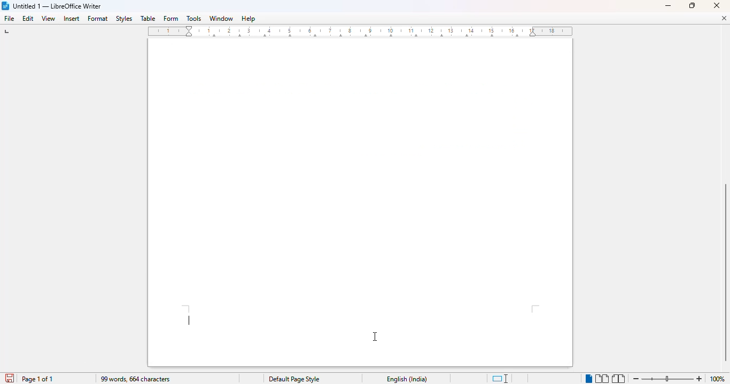 Image resolution: width=730 pixels, height=384 pixels. I want to click on typing footnote text, so click(189, 320).